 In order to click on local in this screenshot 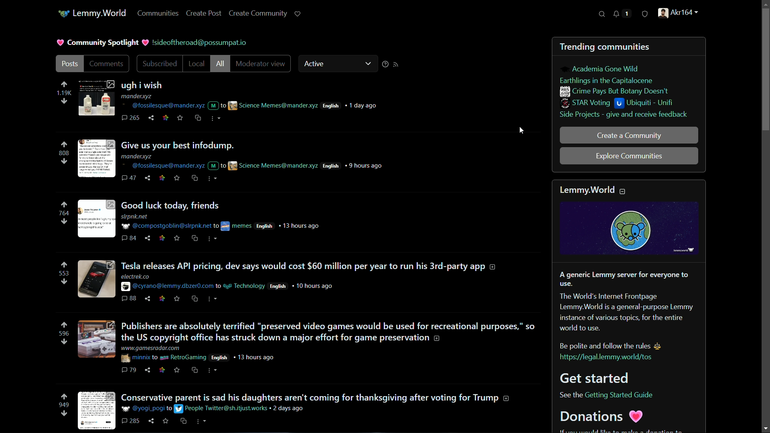, I will do `click(195, 64)`.